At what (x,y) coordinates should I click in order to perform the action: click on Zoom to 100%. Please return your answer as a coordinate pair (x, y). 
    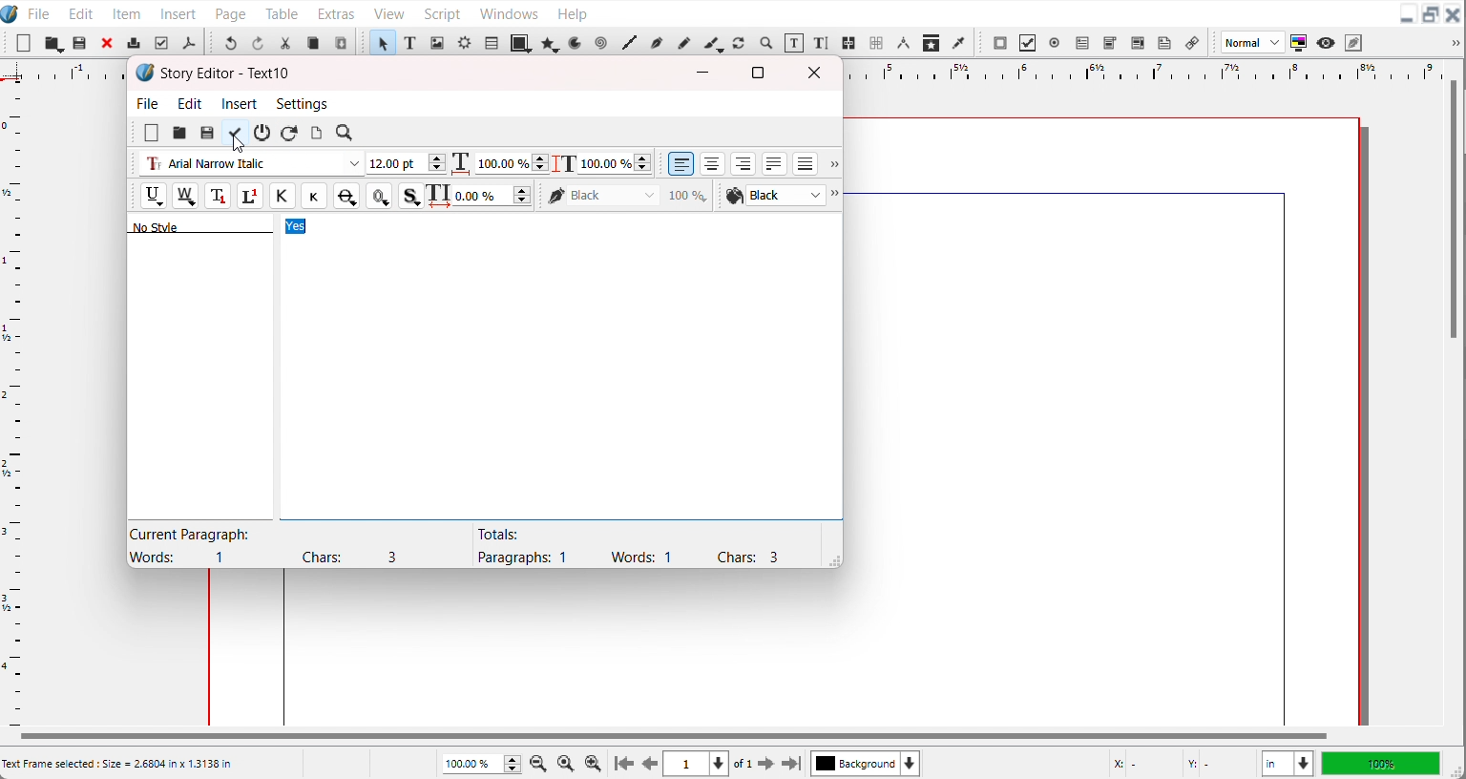
    Looking at the image, I should click on (567, 762).